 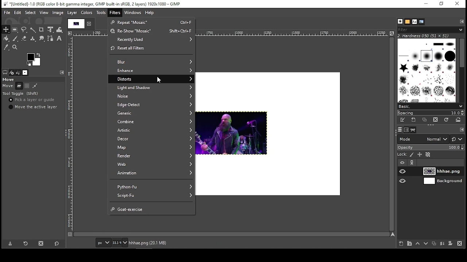 What do you see at coordinates (431, 147) in the screenshot?
I see `opacity` at bounding box center [431, 147].